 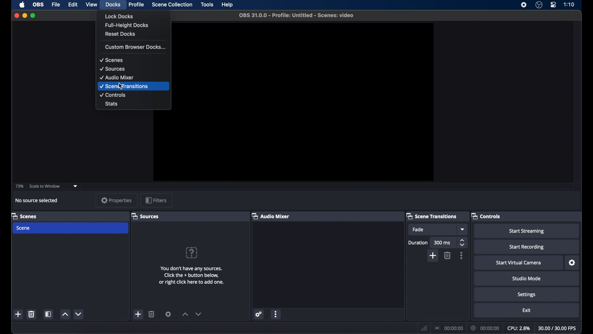 I want to click on scene filters, so click(x=48, y=314).